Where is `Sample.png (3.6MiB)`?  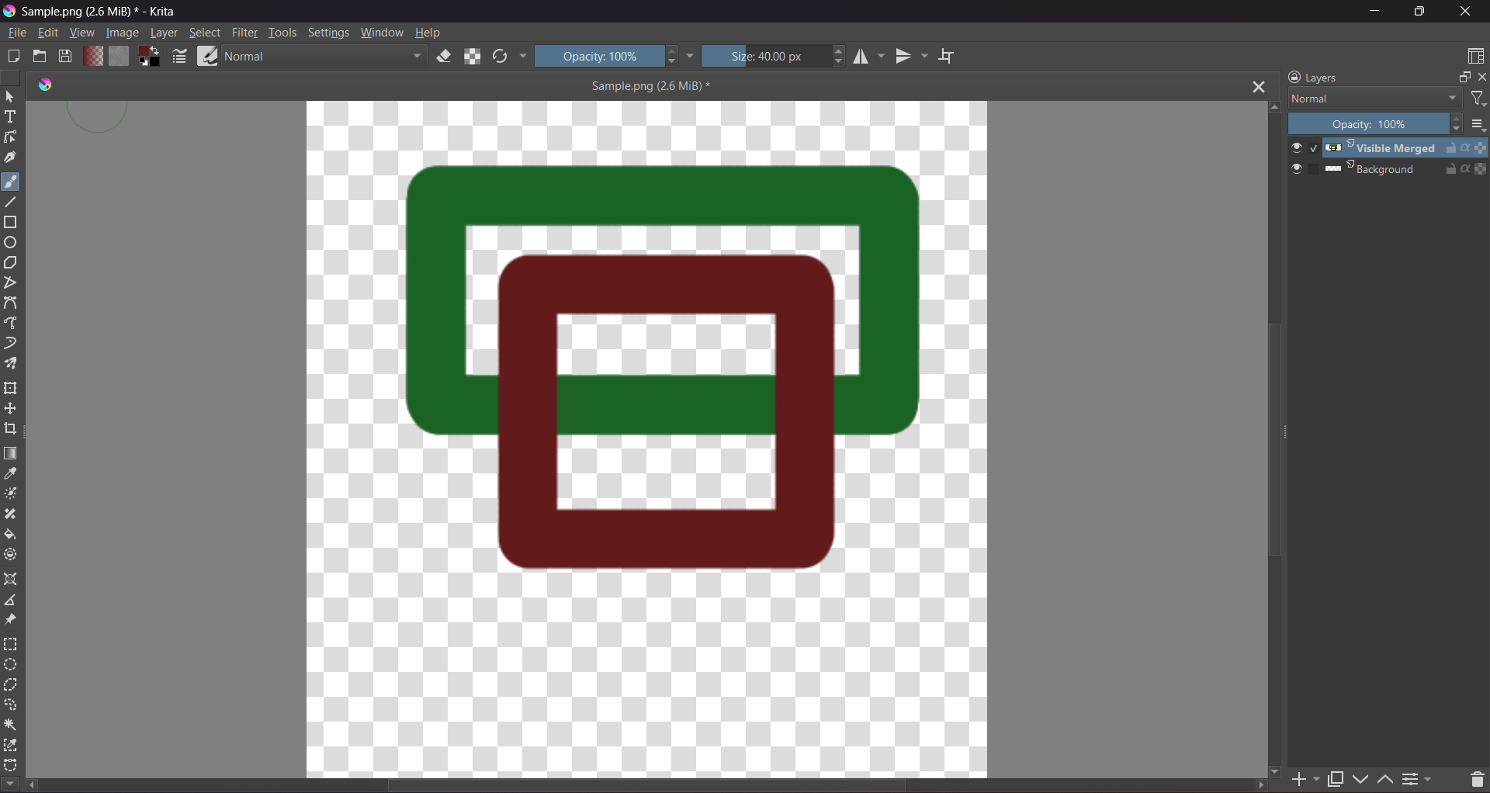 Sample.png (3.6MiB) is located at coordinates (650, 85).